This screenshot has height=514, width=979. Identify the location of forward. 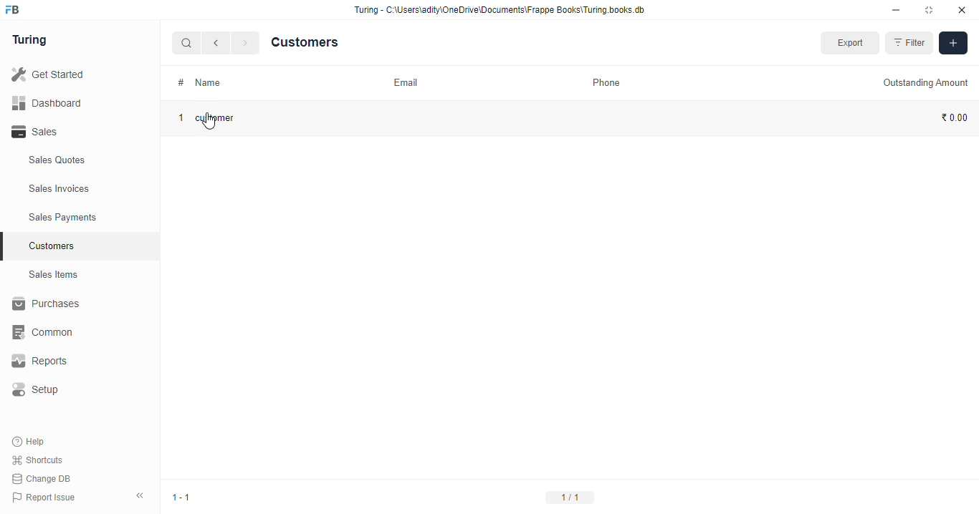
(247, 44).